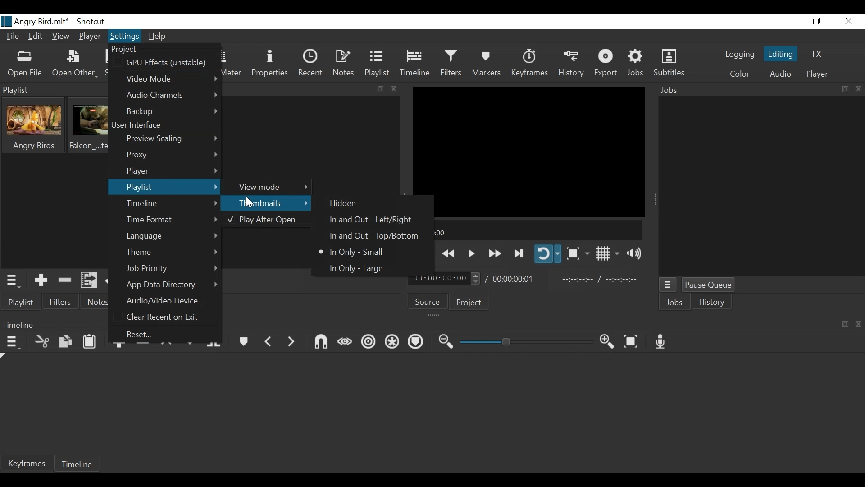 This screenshot has height=487, width=865. I want to click on Hidden, so click(345, 204).